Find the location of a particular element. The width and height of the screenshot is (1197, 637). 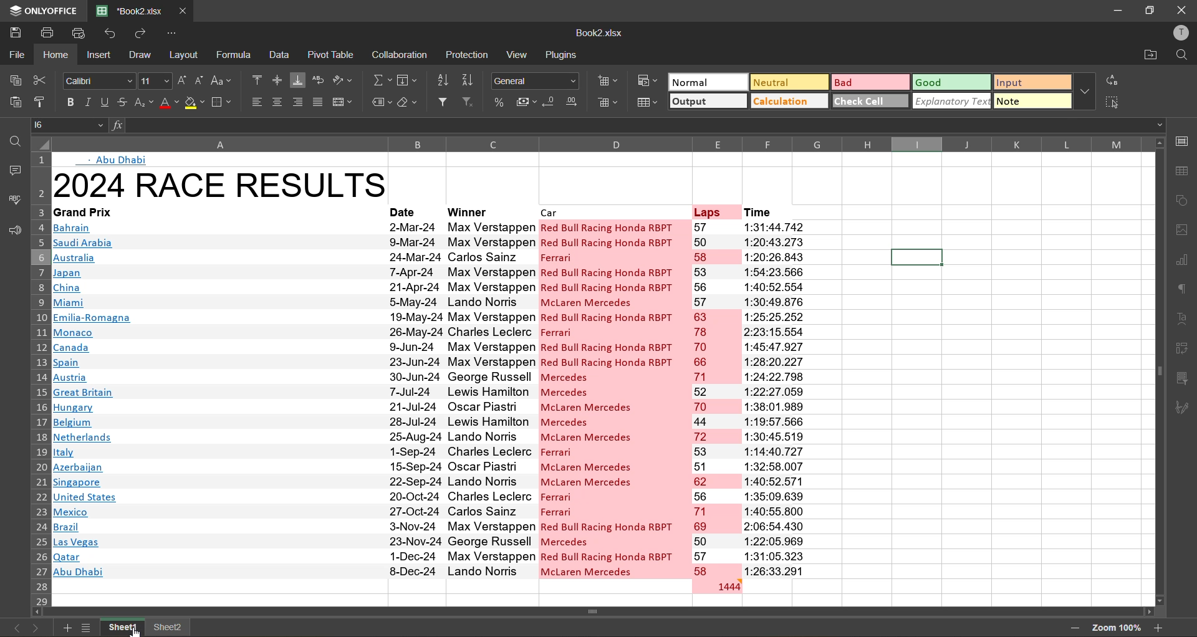

maximize is located at coordinates (1148, 10).